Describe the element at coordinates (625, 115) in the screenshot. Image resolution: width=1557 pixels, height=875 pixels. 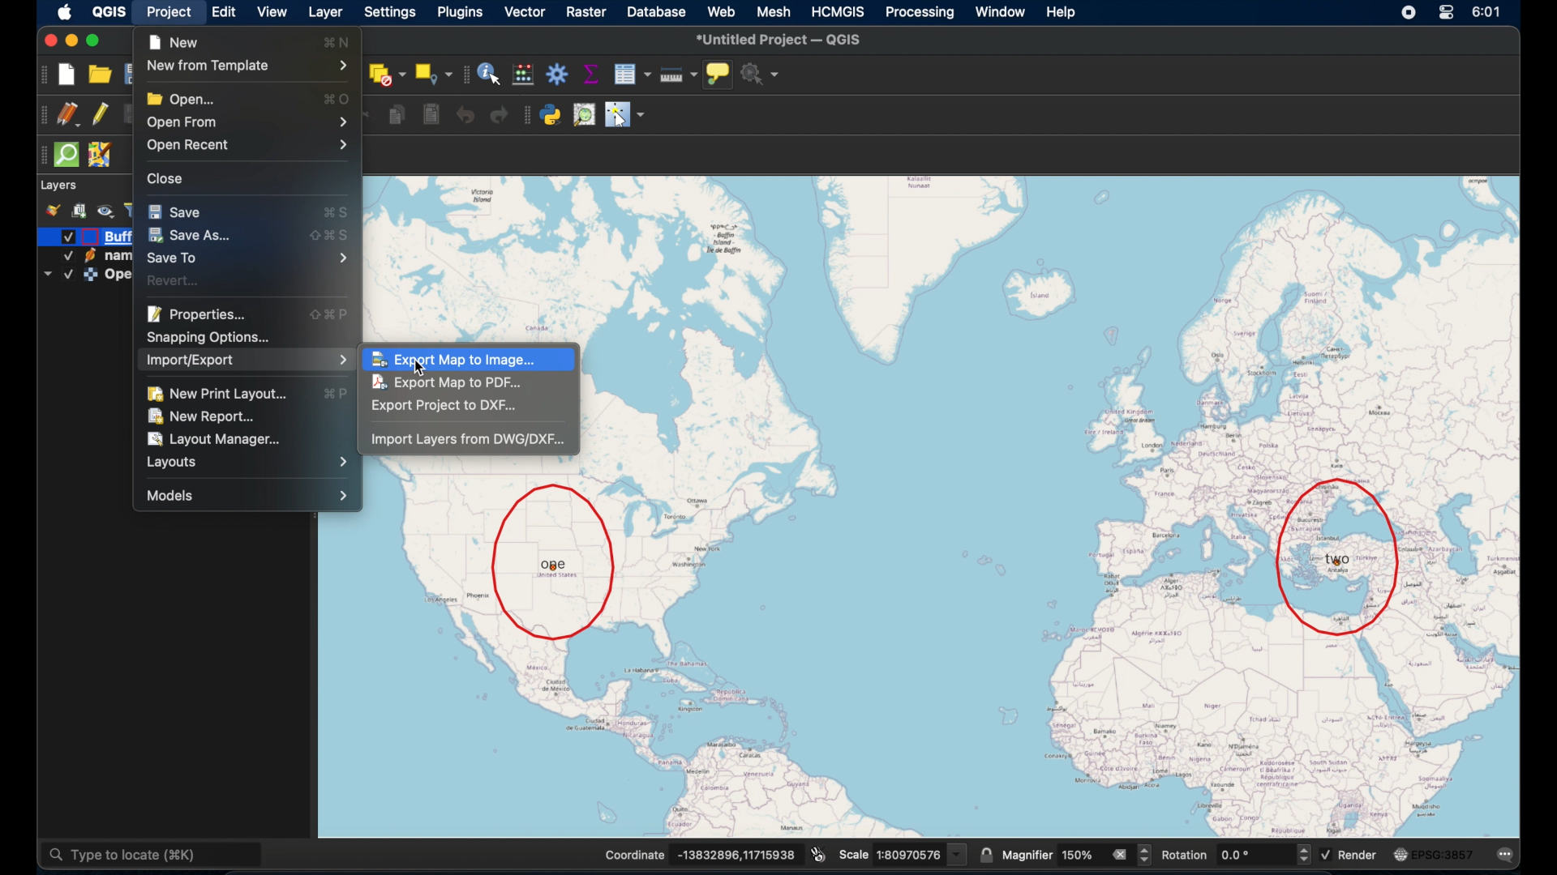
I see `switches mouse to configurable pointer` at that location.